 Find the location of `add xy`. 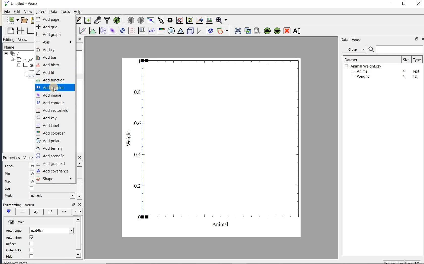

add xy is located at coordinates (46, 50).